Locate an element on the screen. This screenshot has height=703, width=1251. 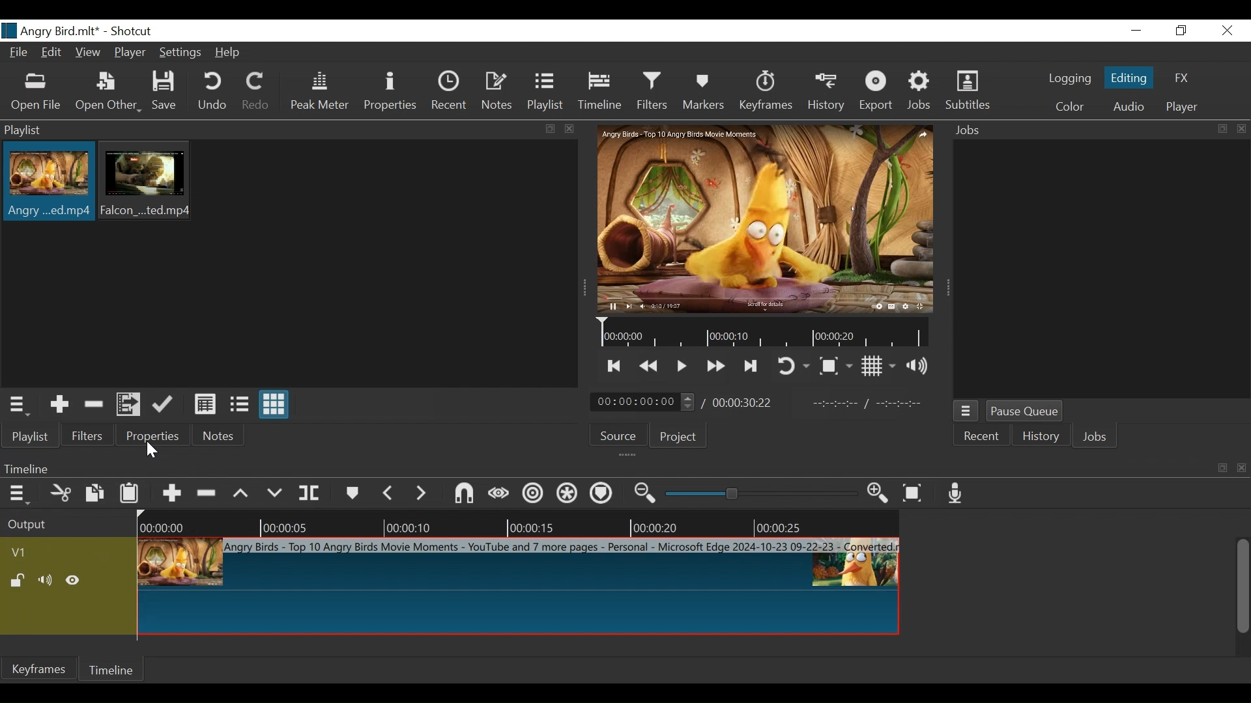
Redo is located at coordinates (255, 93).